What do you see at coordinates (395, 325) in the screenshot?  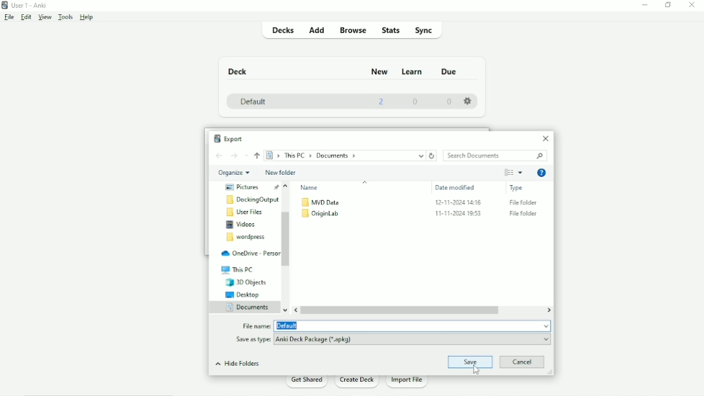 I see `File name` at bounding box center [395, 325].